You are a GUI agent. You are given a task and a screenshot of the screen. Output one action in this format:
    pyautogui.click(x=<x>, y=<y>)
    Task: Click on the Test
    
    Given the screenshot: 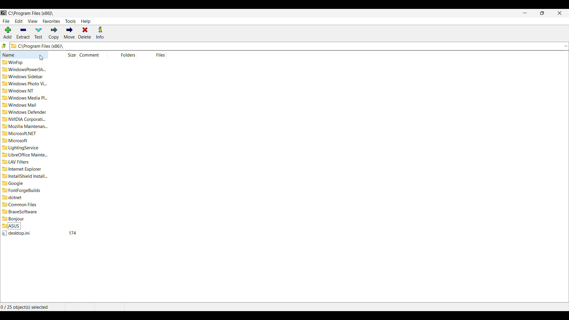 What is the action you would take?
    pyautogui.click(x=39, y=33)
    